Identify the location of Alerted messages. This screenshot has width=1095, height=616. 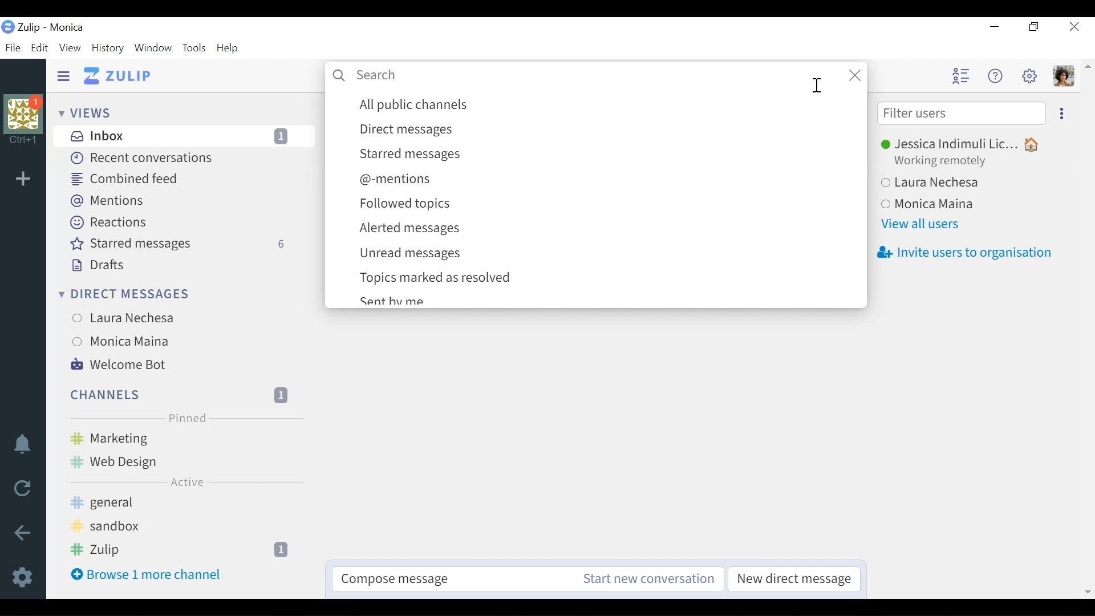
(603, 229).